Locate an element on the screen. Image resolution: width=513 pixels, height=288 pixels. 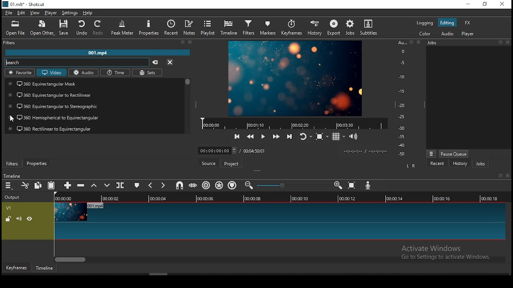
ripple all tracks is located at coordinates (221, 184).